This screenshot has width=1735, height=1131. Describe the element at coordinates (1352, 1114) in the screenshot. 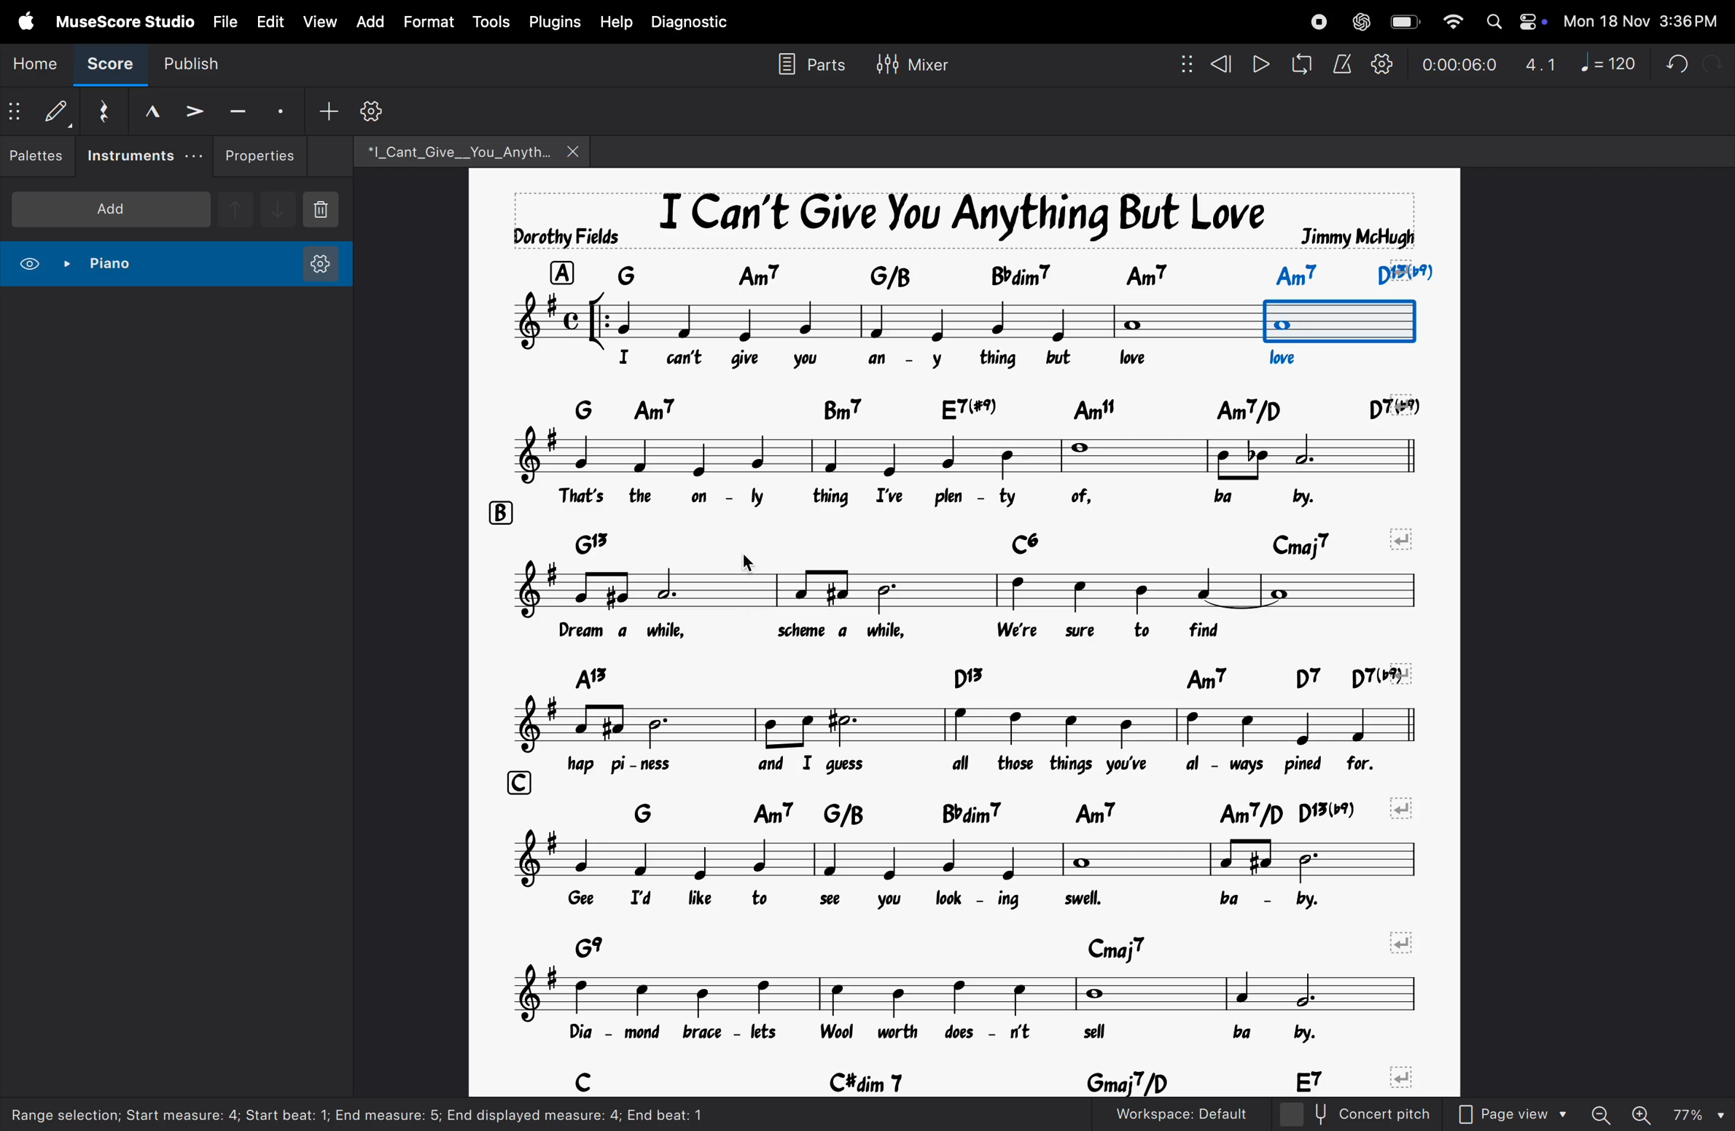

I see `concert pitch` at that location.